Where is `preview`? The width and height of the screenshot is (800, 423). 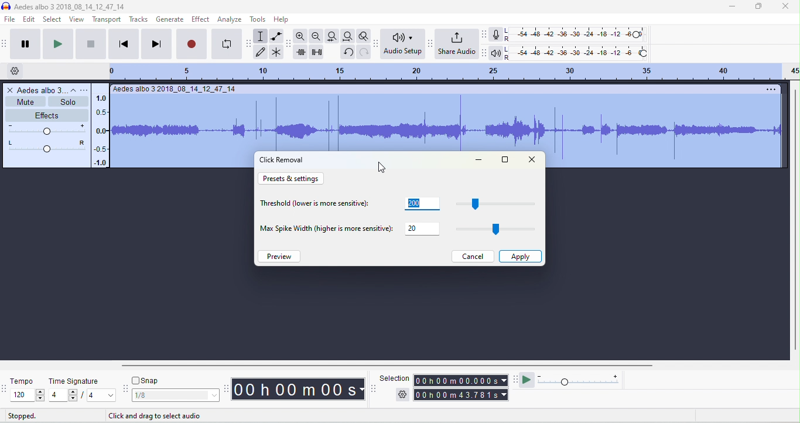 preview is located at coordinates (281, 255).